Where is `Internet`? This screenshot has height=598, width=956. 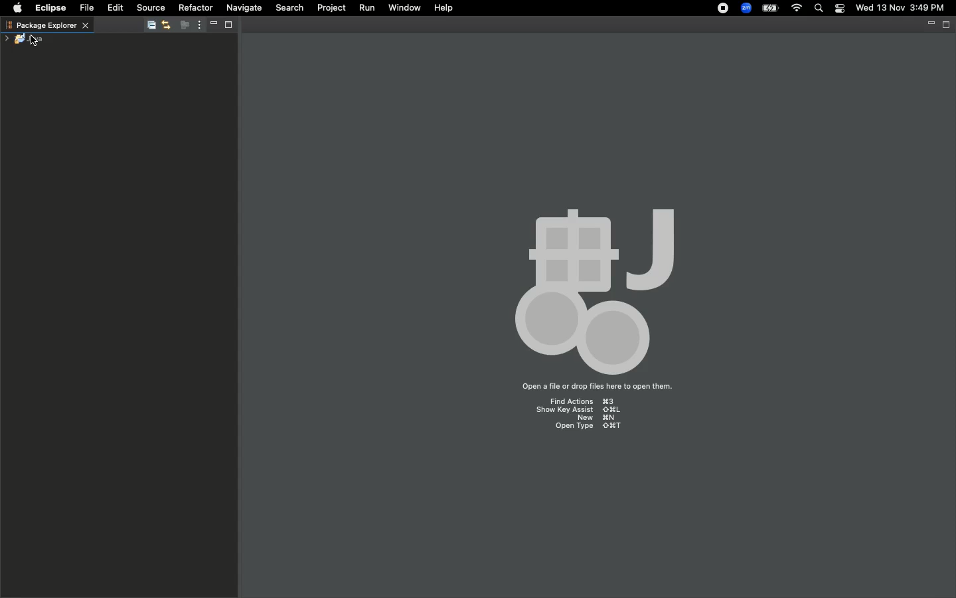 Internet is located at coordinates (797, 9).